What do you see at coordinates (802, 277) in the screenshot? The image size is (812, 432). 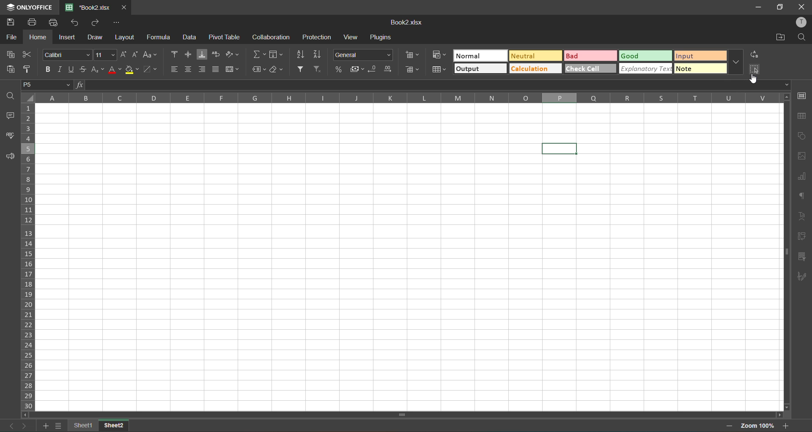 I see `signature` at bounding box center [802, 277].